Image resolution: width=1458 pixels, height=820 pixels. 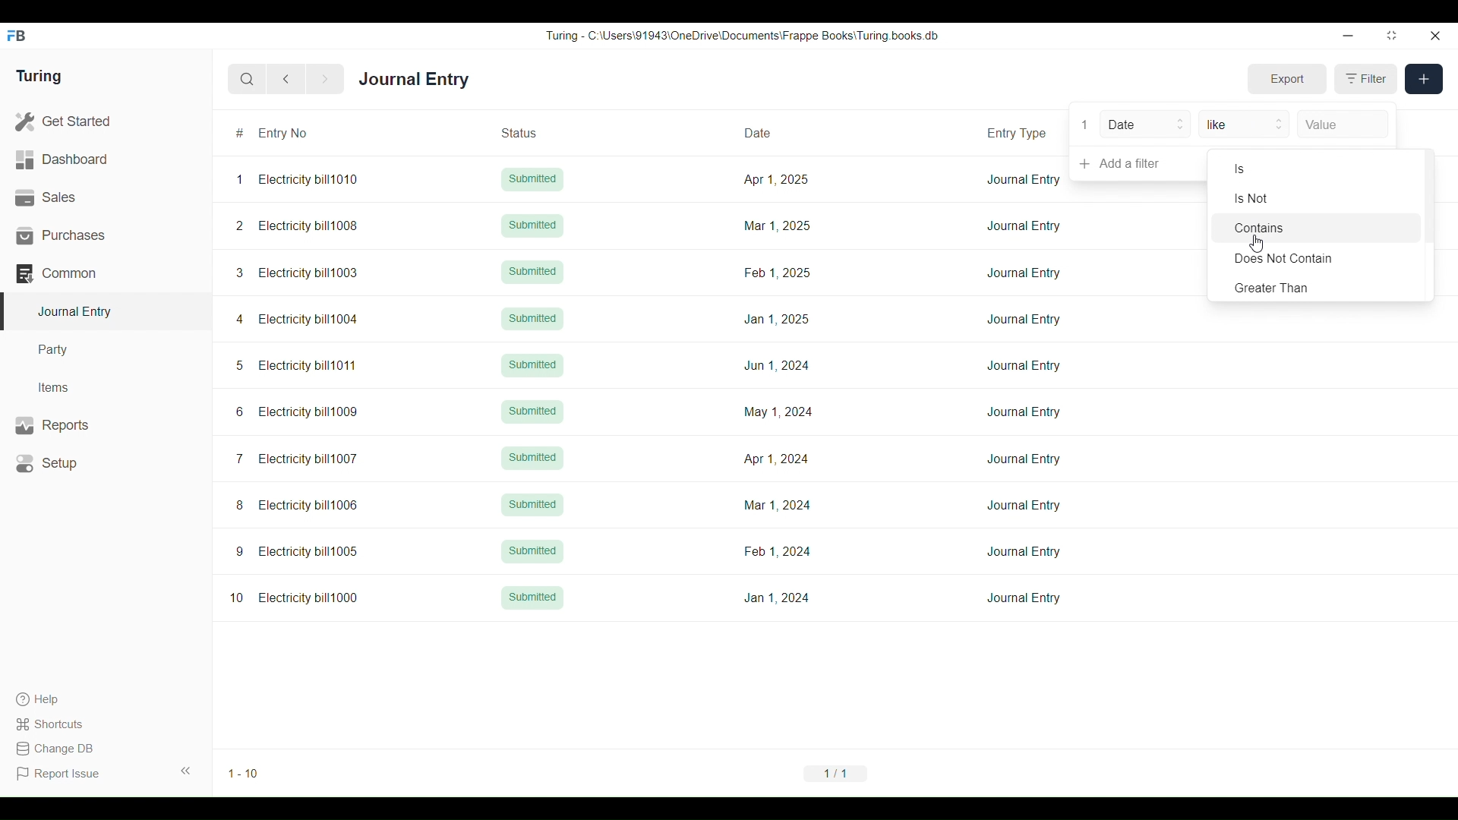 I want to click on Change dimension, so click(x=1392, y=35).